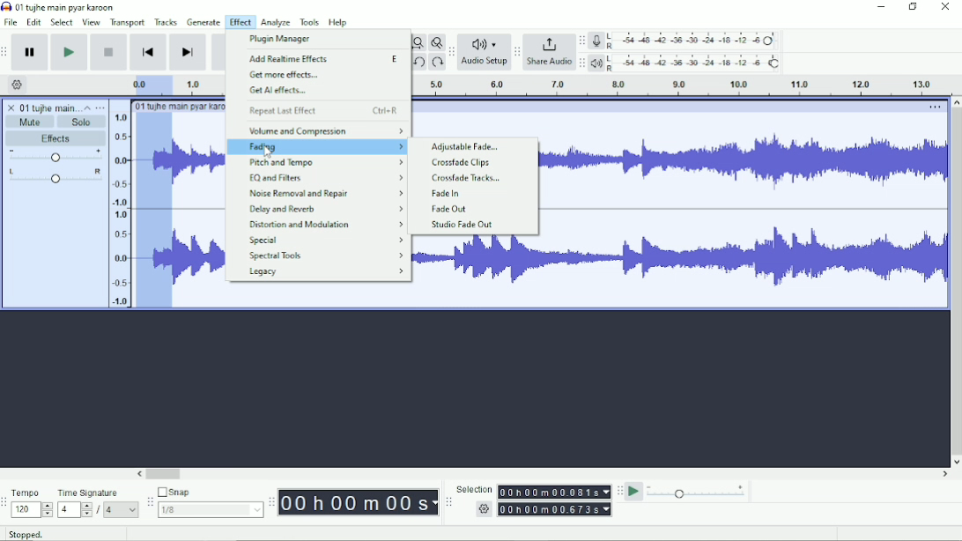 The image size is (962, 541). What do you see at coordinates (97, 493) in the screenshot?
I see `Time Signature` at bounding box center [97, 493].